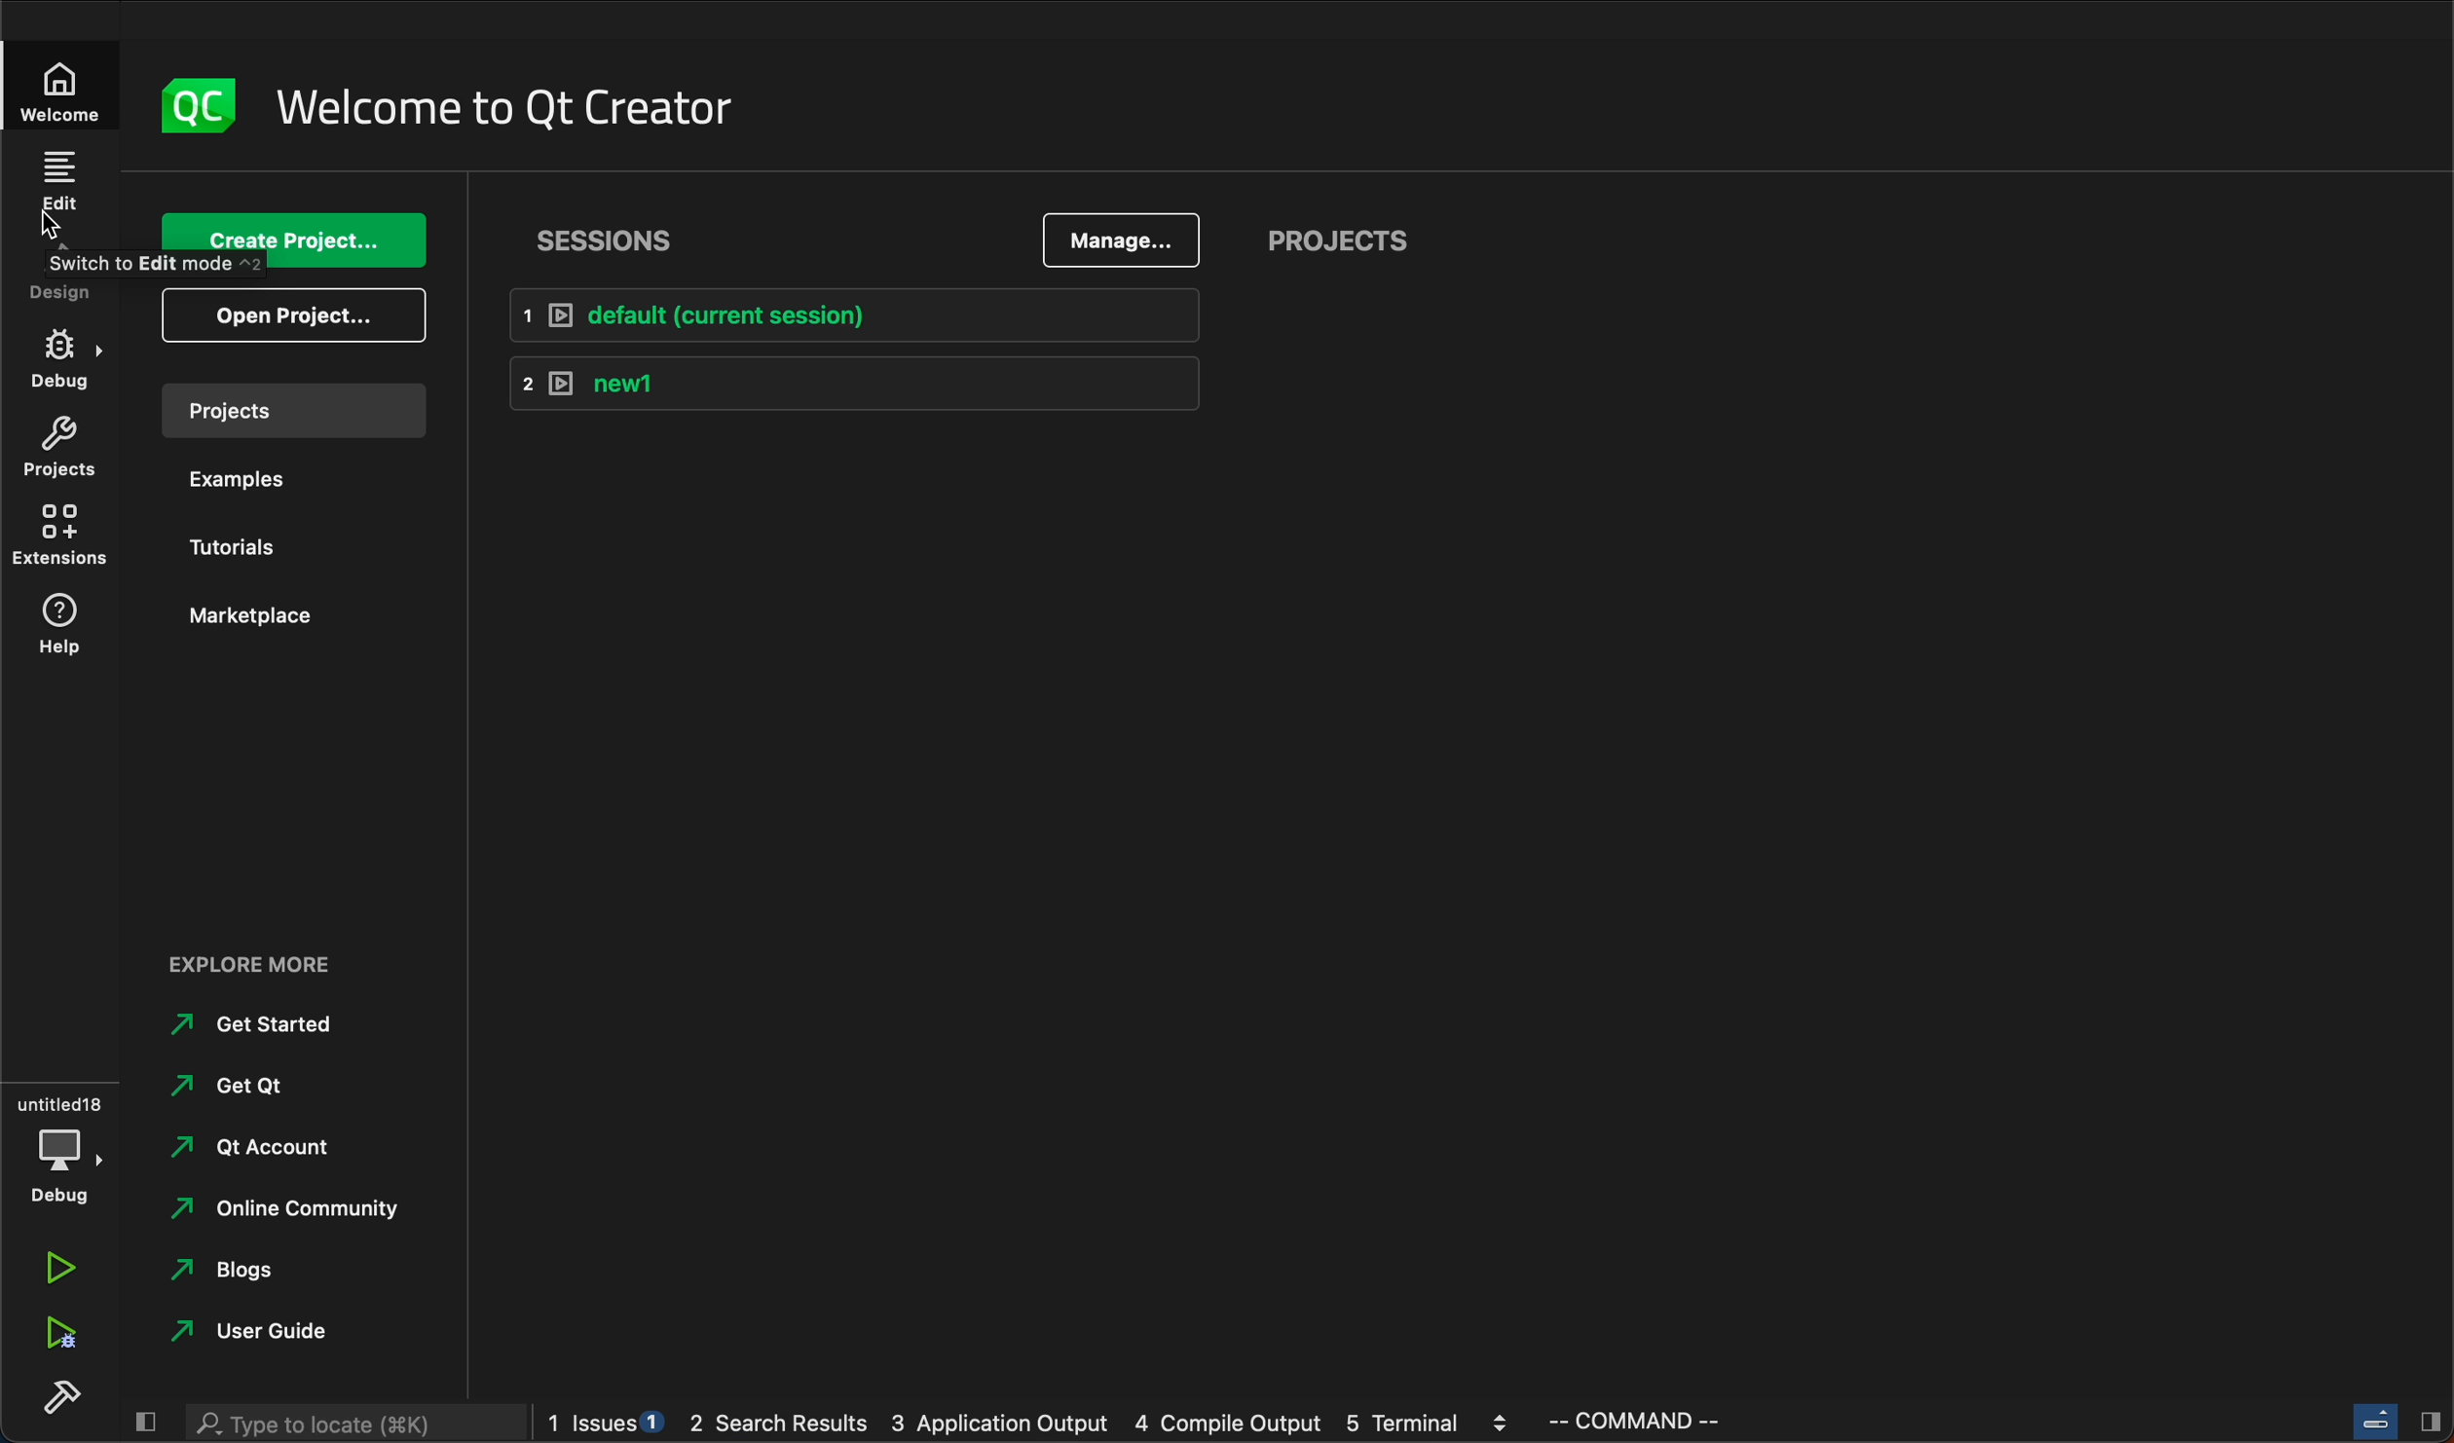 This screenshot has height=1443, width=2454. Describe the element at coordinates (257, 1025) in the screenshot. I see `get started` at that location.